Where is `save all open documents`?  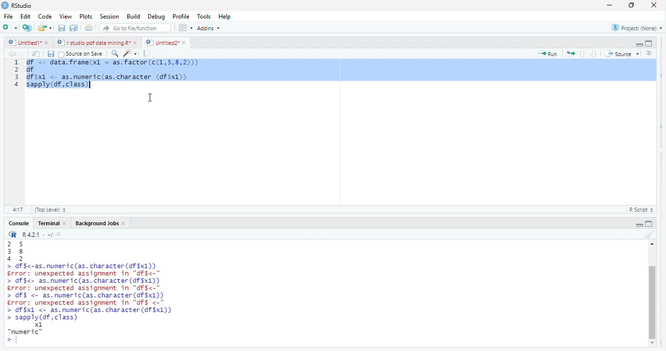
save all open documents is located at coordinates (73, 28).